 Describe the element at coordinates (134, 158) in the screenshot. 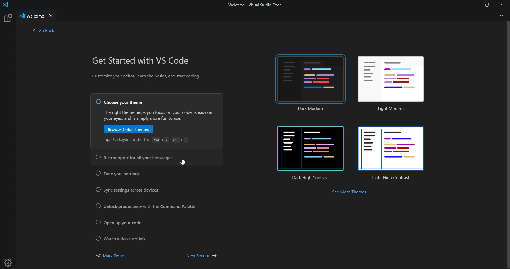

I see `rich support for all your languages` at that location.